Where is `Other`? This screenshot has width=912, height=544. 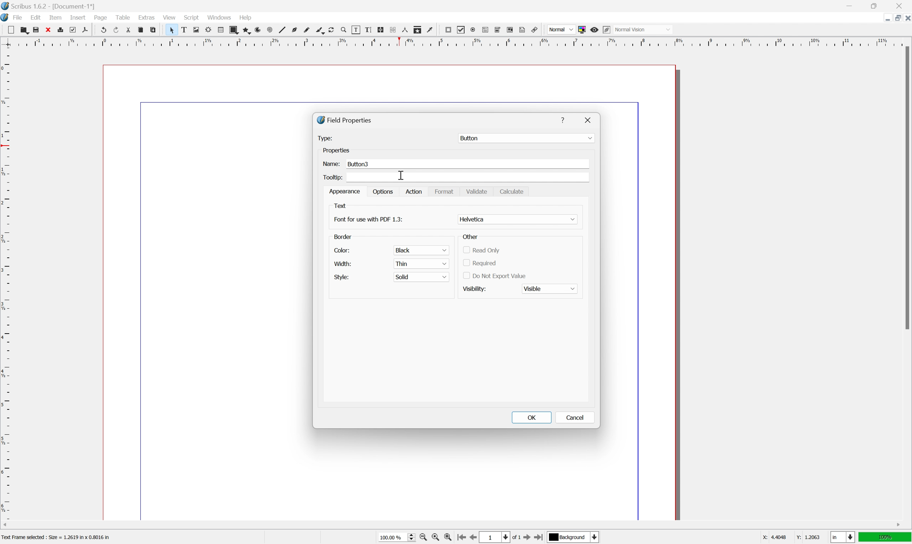 Other is located at coordinates (471, 237).